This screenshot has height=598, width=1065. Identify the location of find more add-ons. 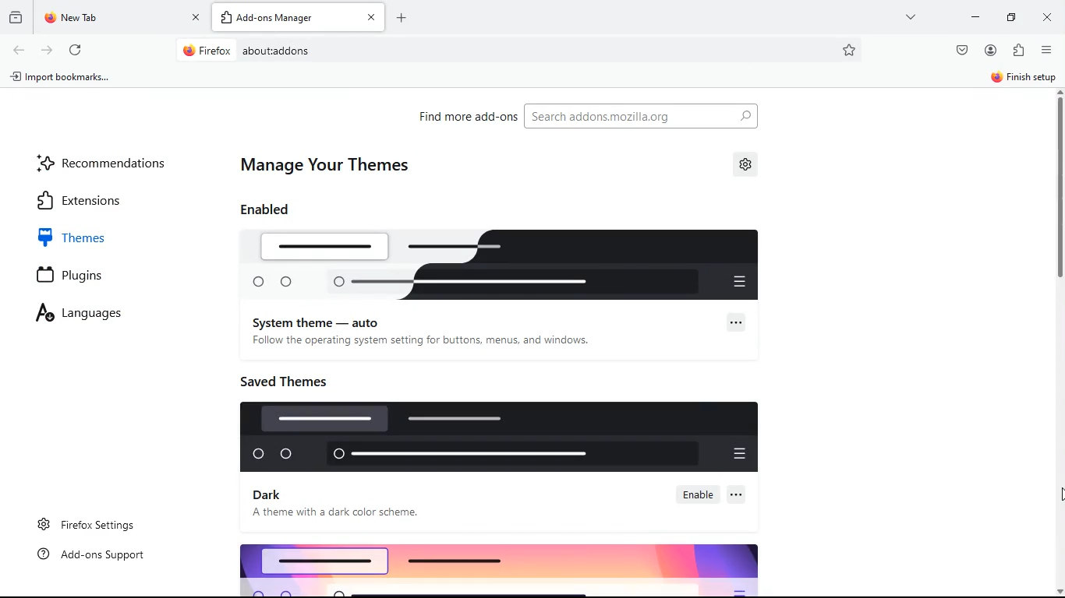
(462, 116).